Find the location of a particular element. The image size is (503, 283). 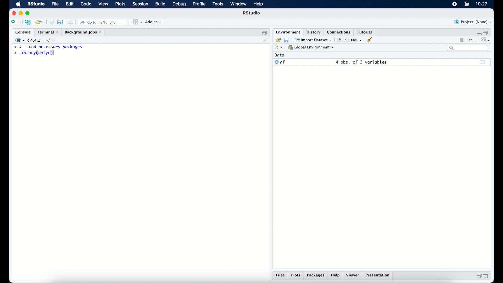

view is located at coordinates (103, 4).